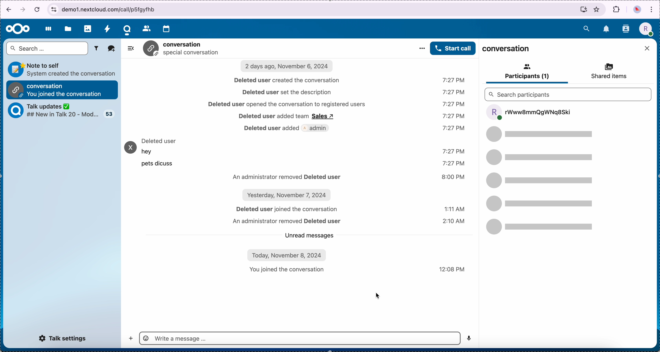 Image resolution: width=660 pixels, height=352 pixels. I want to click on filter, so click(96, 49).